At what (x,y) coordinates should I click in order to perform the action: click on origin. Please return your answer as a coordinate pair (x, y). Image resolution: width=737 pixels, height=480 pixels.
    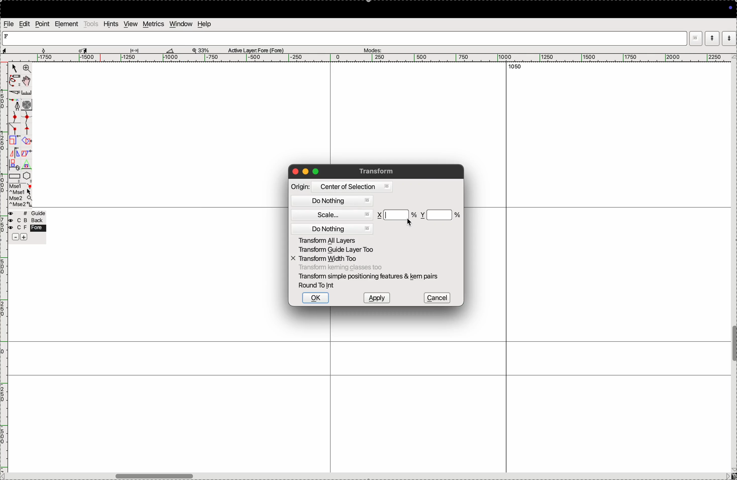
    Looking at the image, I should click on (300, 187).